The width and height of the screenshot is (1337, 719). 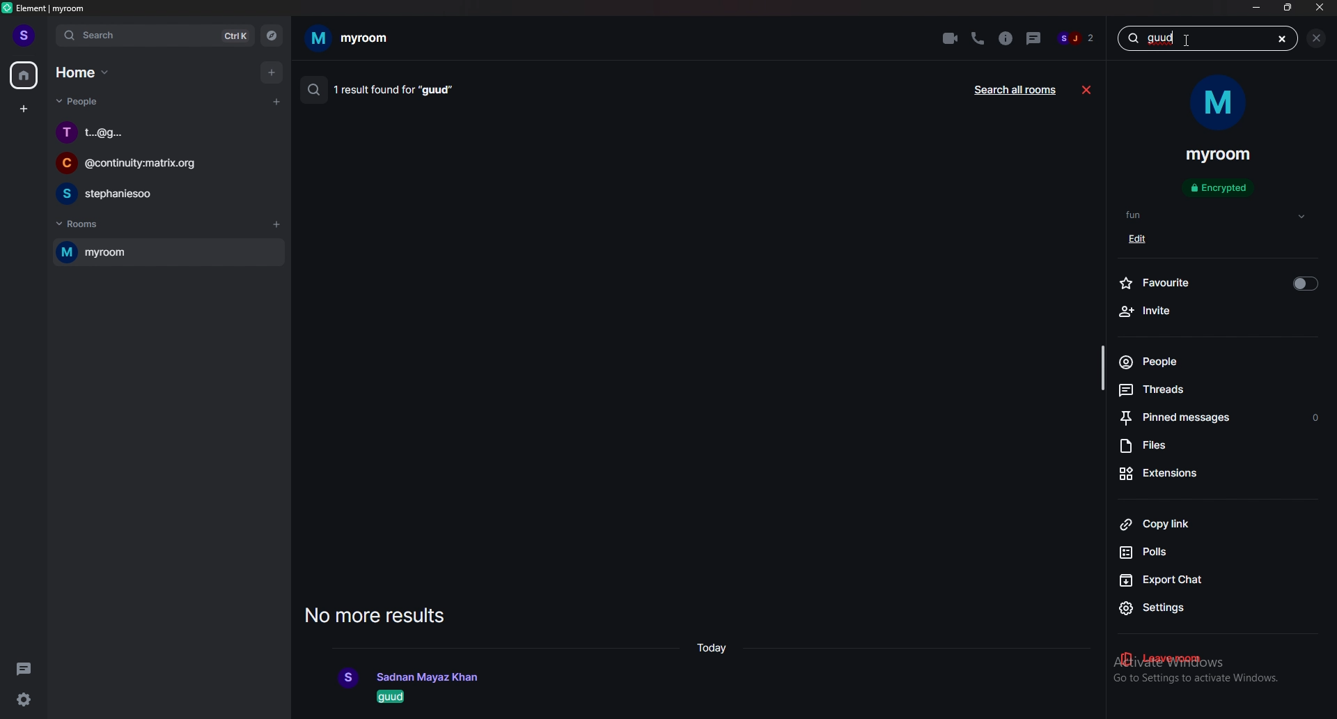 What do you see at coordinates (1102, 368) in the screenshot?
I see `scroll bar` at bounding box center [1102, 368].